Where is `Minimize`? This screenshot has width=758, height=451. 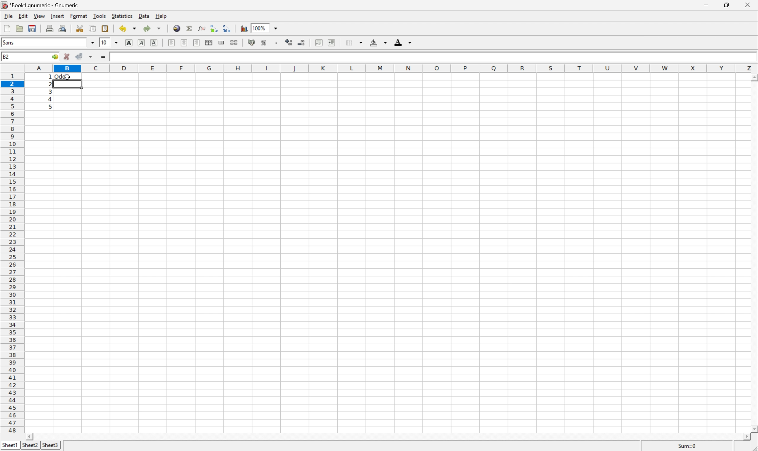
Minimize is located at coordinates (707, 5).